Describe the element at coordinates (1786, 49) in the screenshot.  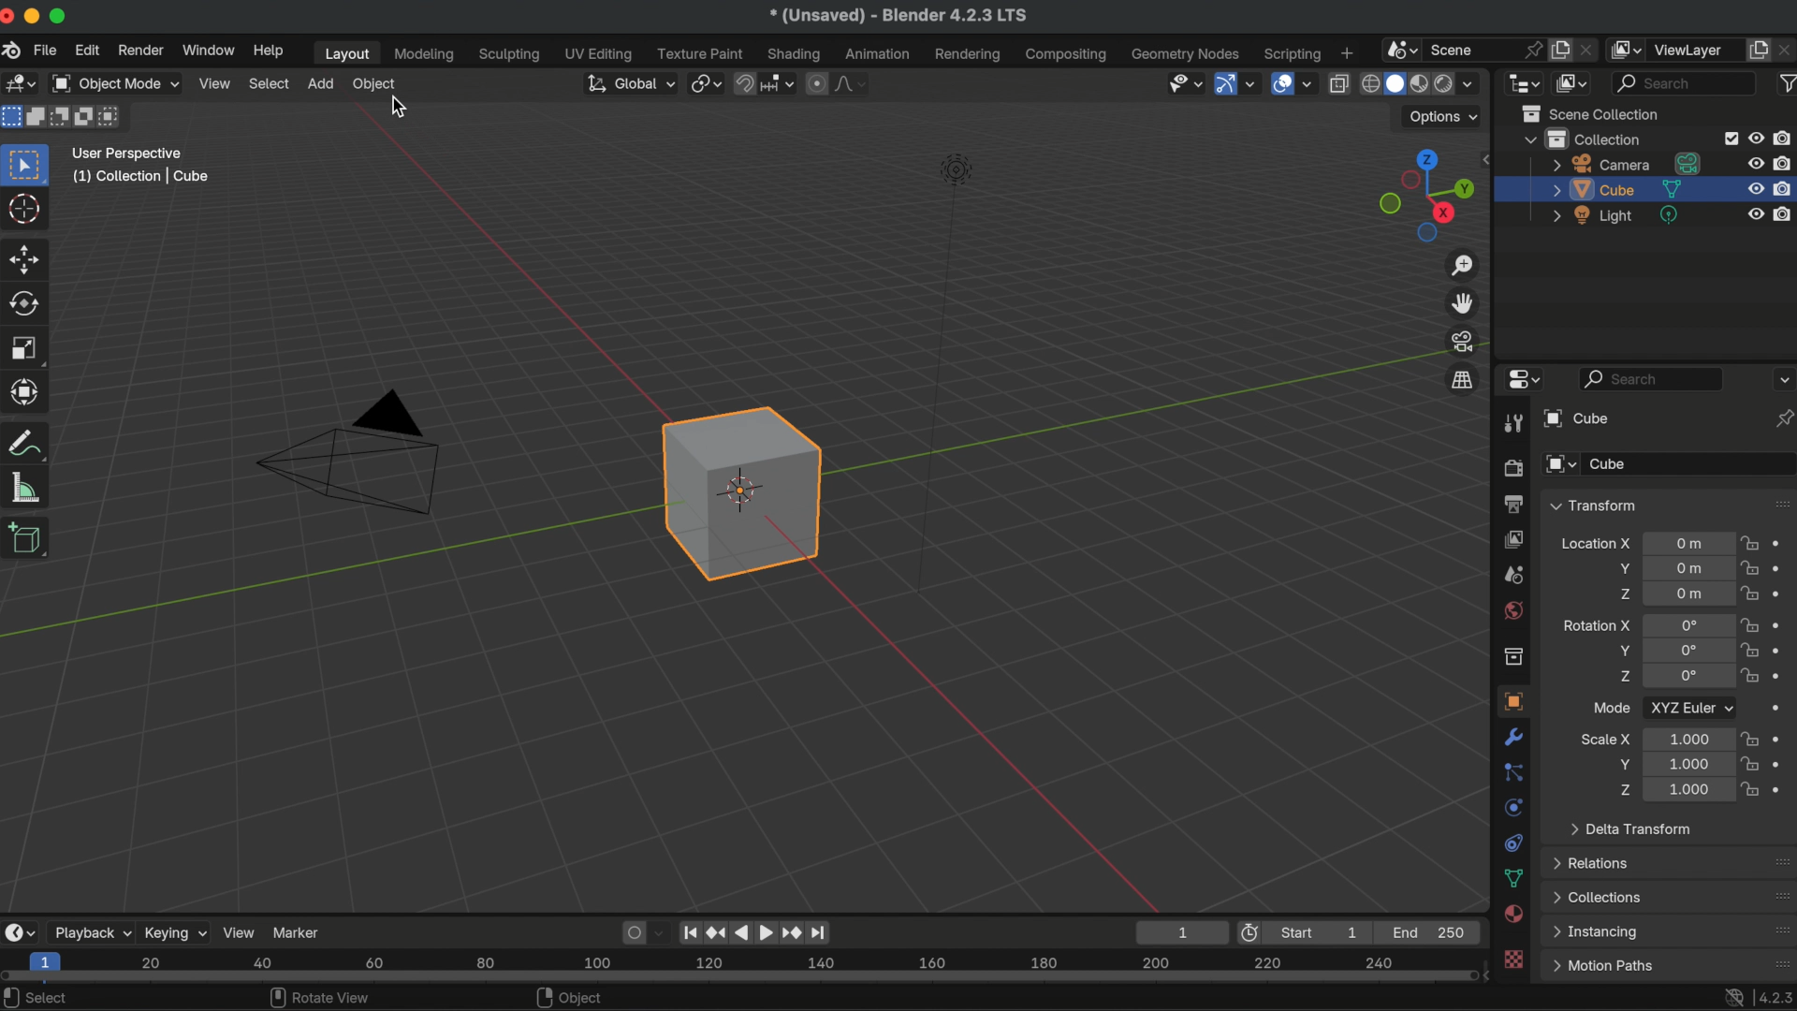
I see `remove view layer` at that location.